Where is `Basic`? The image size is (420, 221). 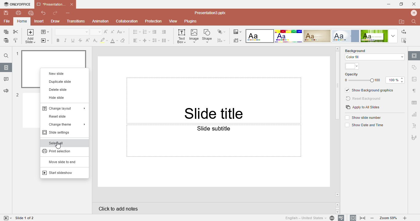
Basic is located at coordinates (288, 36).